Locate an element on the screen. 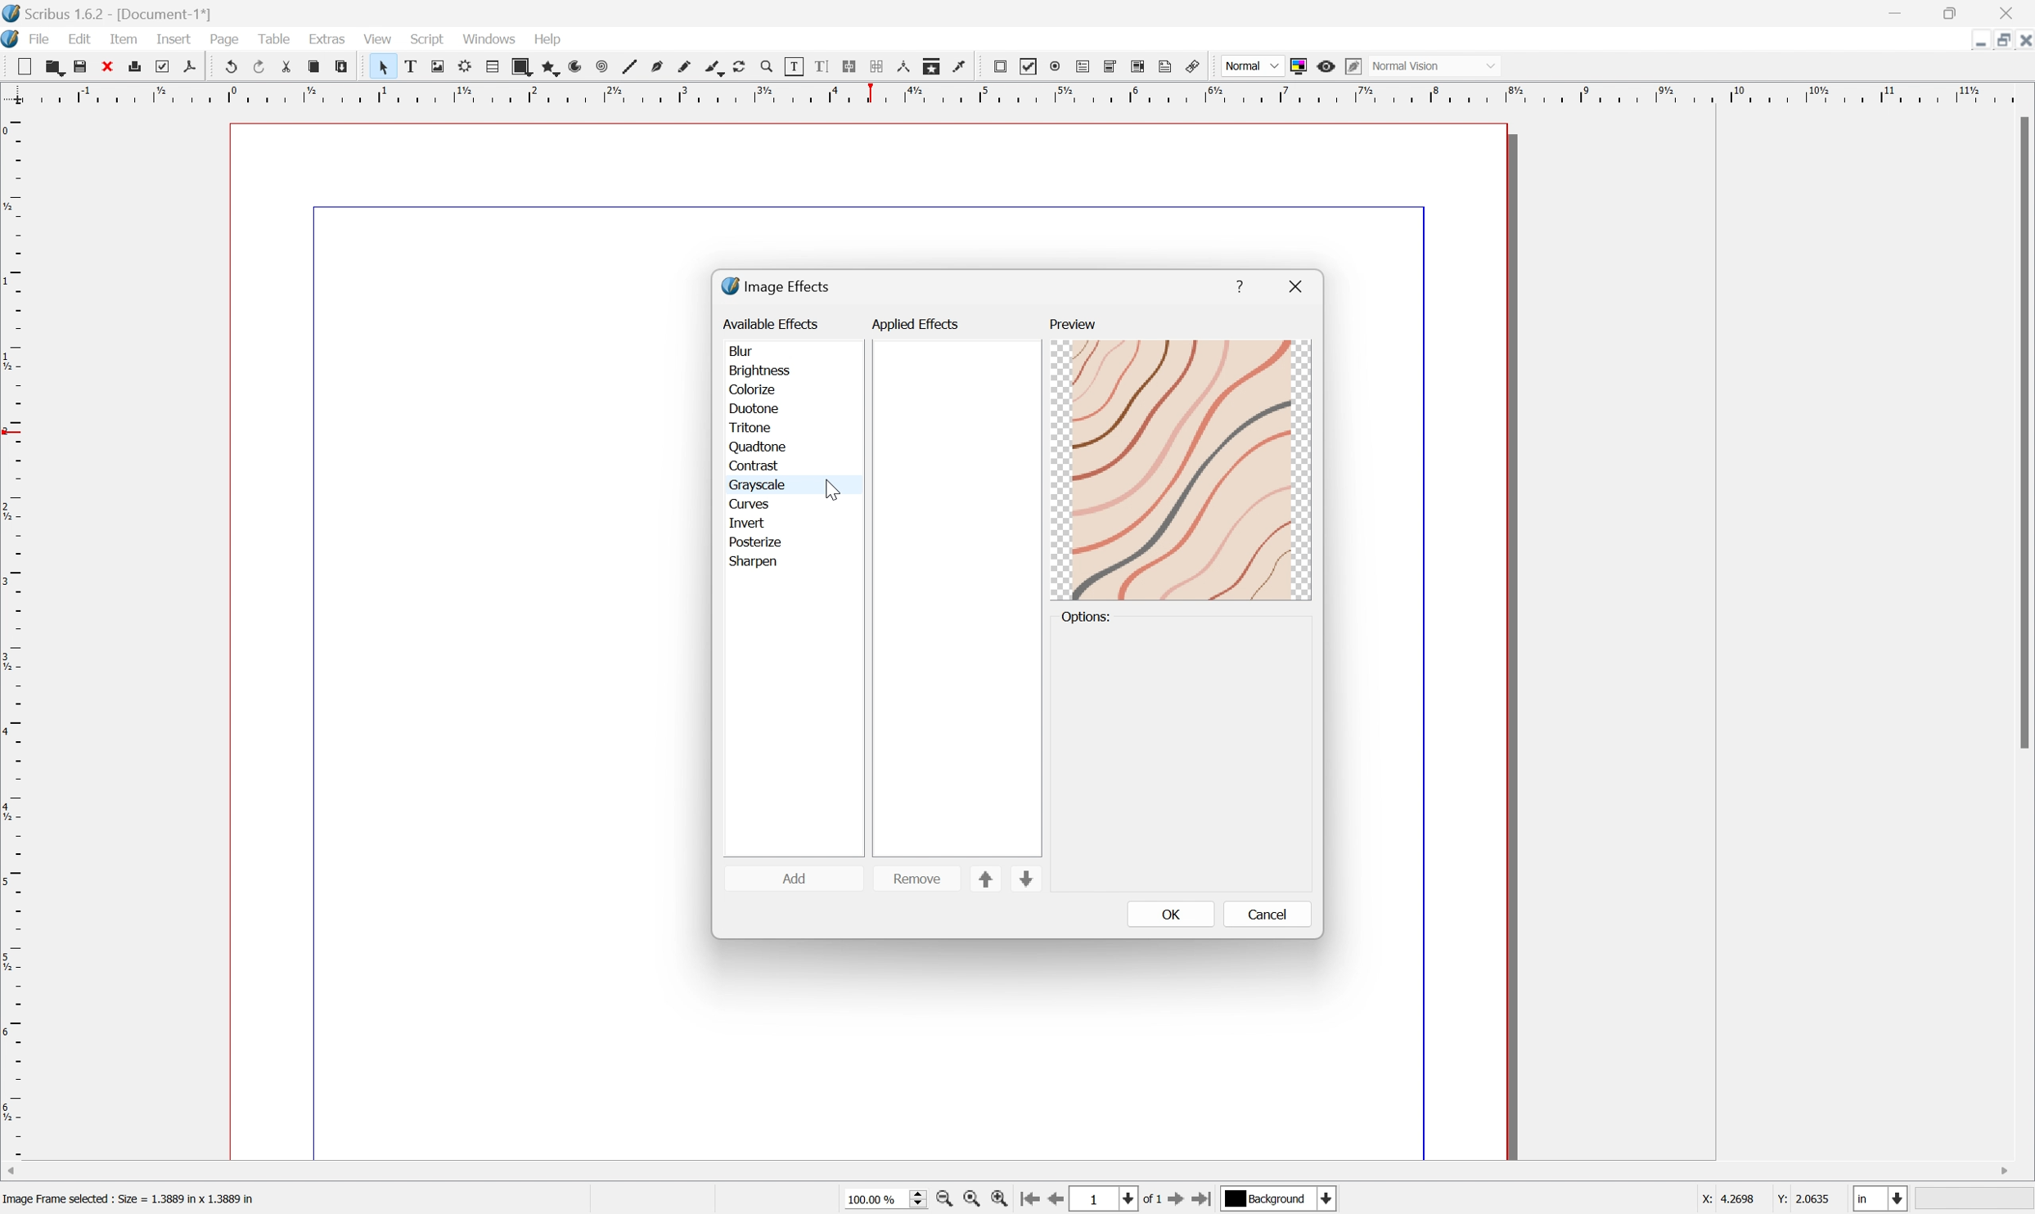  Image frame is located at coordinates (443, 65).